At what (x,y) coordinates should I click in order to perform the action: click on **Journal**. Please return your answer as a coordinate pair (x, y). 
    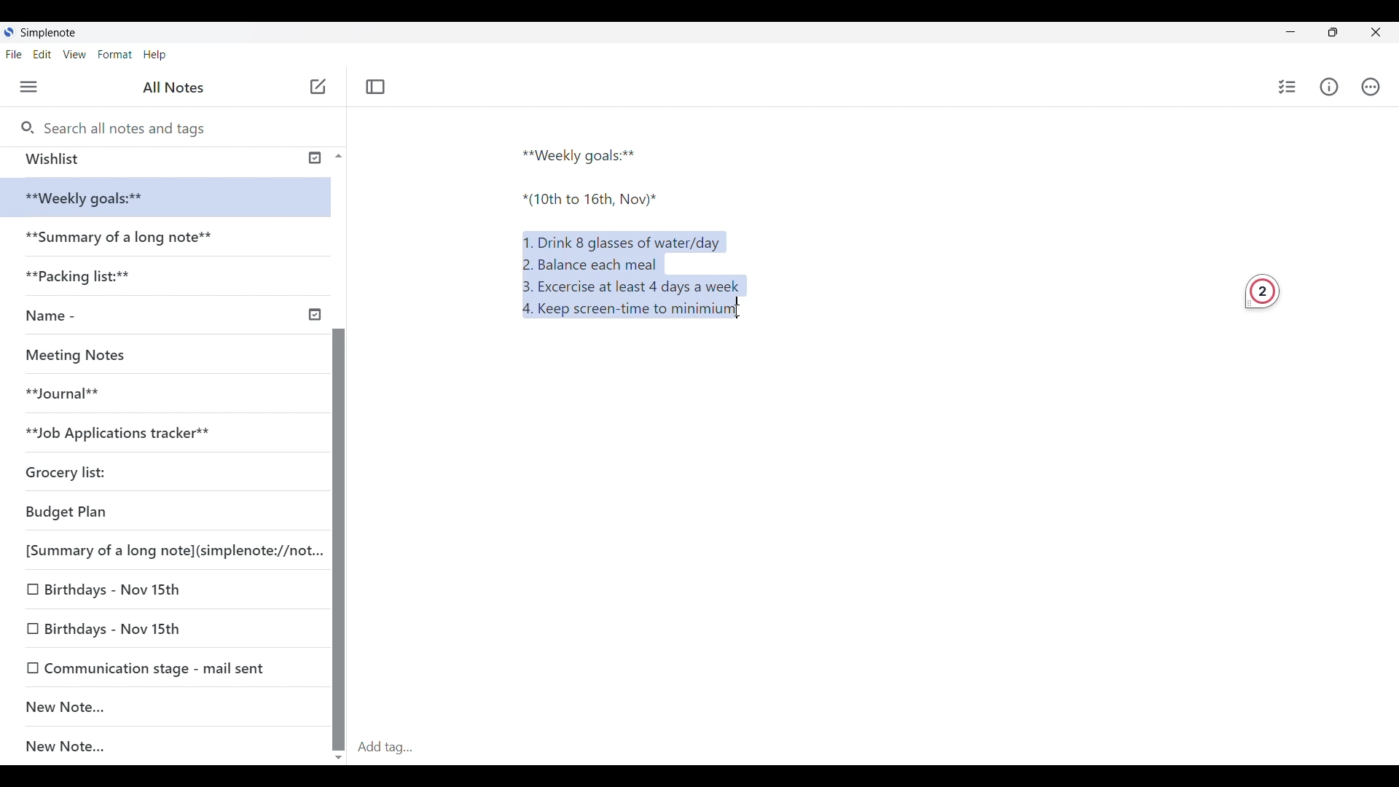
    Looking at the image, I should click on (70, 391).